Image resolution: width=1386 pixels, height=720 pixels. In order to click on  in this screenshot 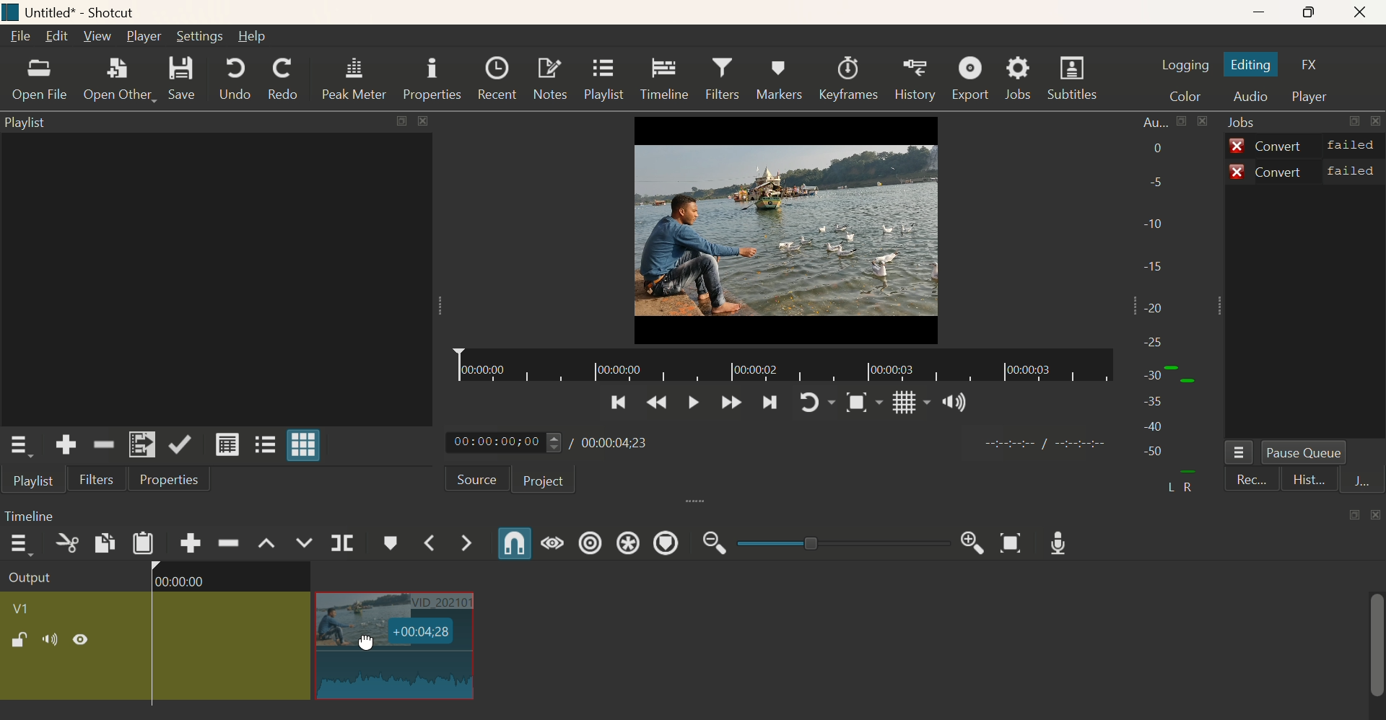, I will do `click(1304, 485)`.